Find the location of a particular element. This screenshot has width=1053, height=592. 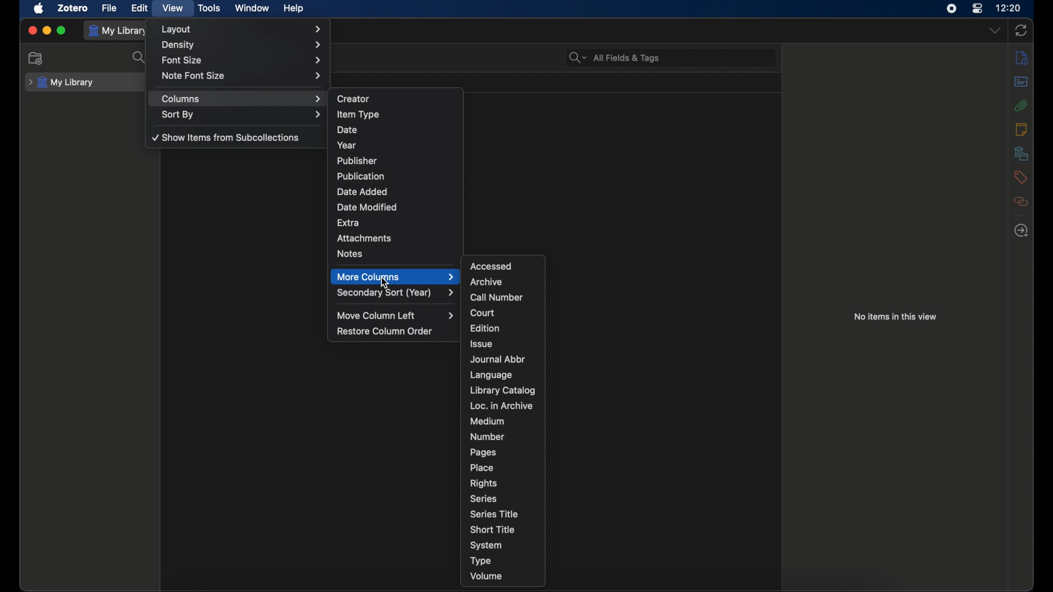

no items in this view is located at coordinates (895, 317).